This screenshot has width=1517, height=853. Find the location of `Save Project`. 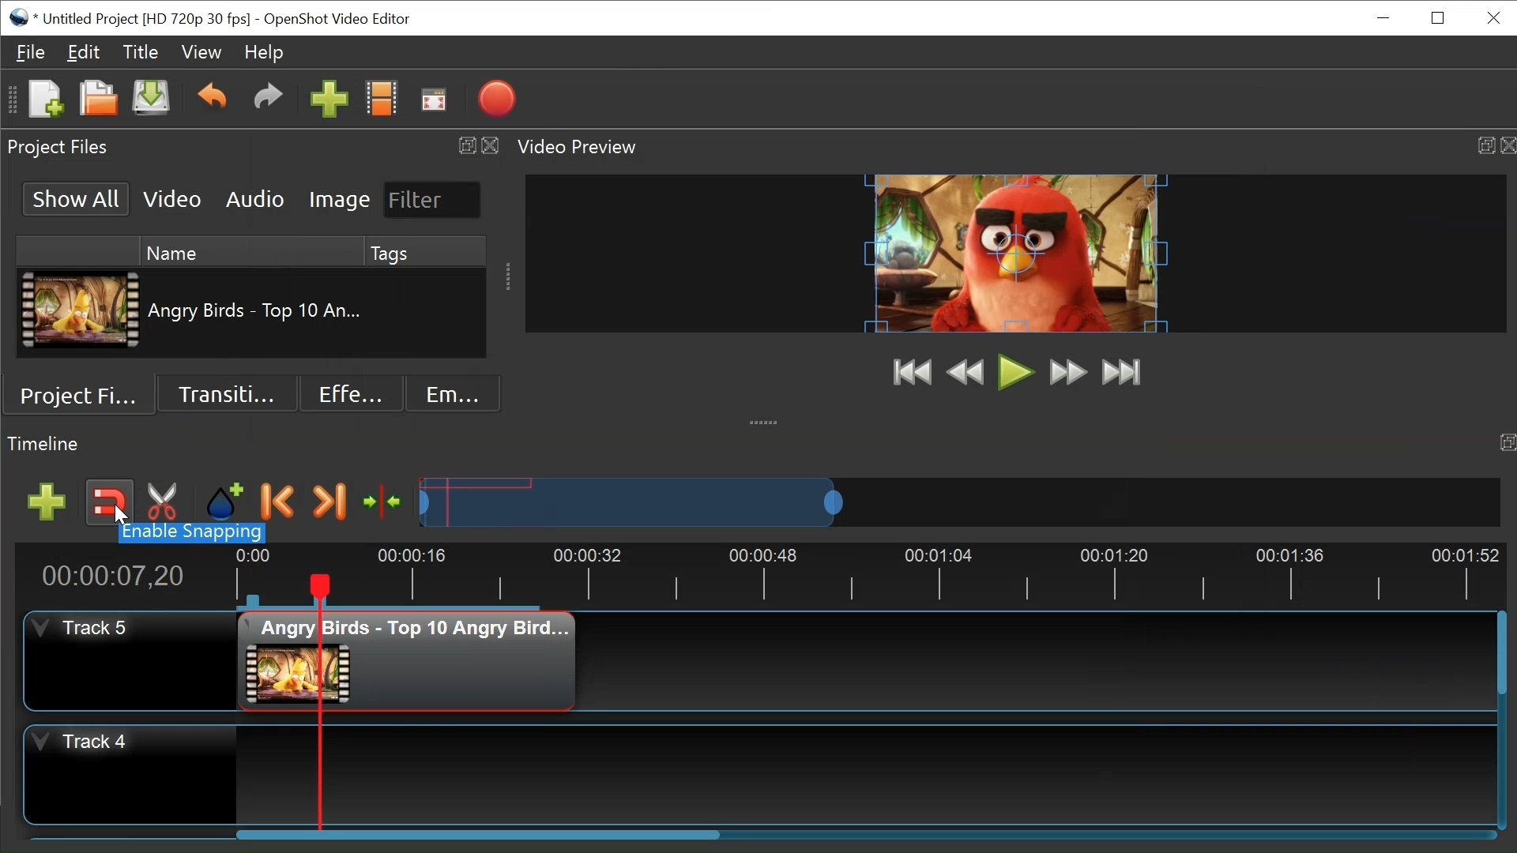

Save Project is located at coordinates (150, 99).